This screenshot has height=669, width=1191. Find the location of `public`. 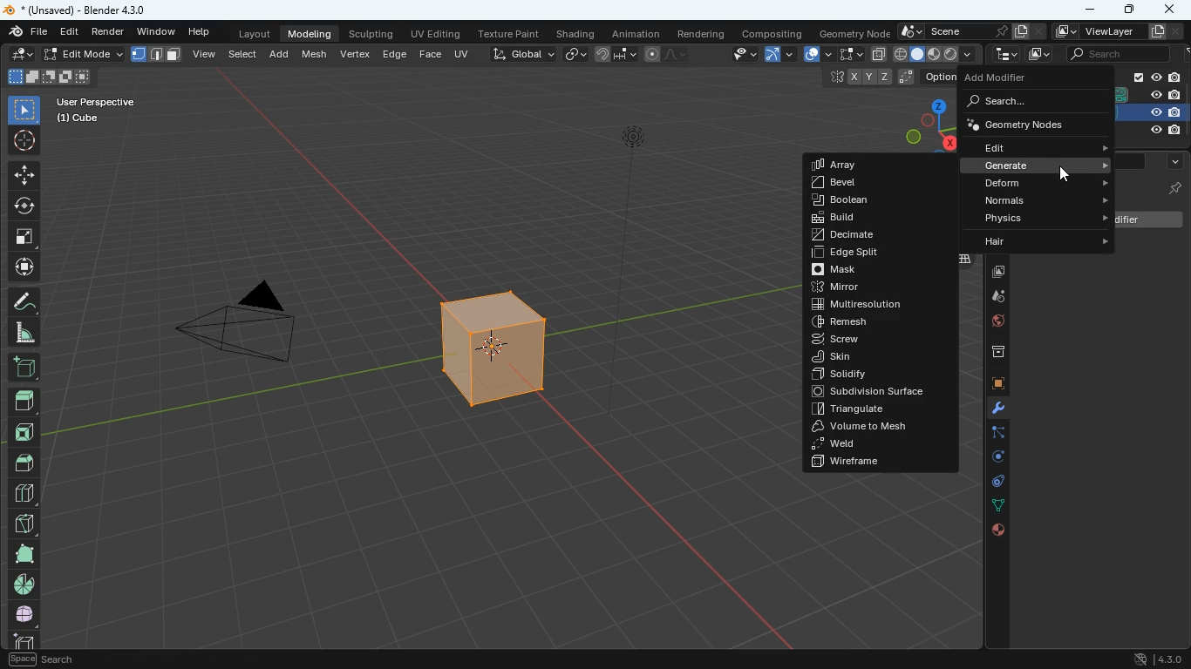

public is located at coordinates (999, 532).